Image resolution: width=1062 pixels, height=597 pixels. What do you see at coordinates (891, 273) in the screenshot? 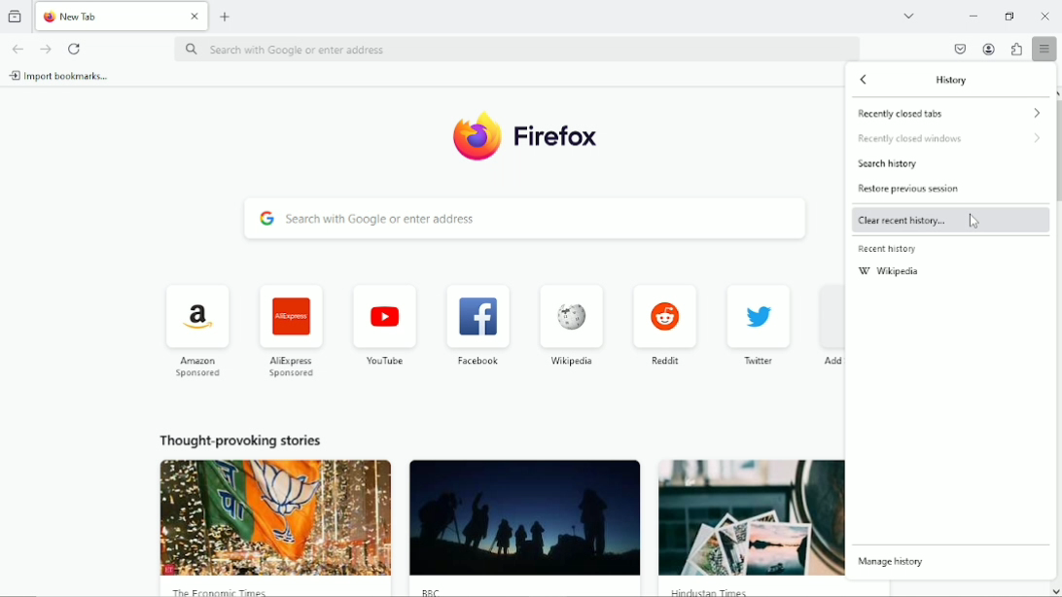
I see `Wikipedia` at bounding box center [891, 273].